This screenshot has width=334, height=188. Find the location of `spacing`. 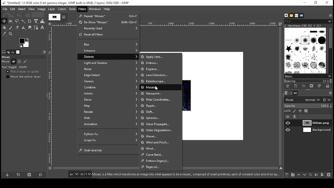

spacing is located at coordinates (308, 81).